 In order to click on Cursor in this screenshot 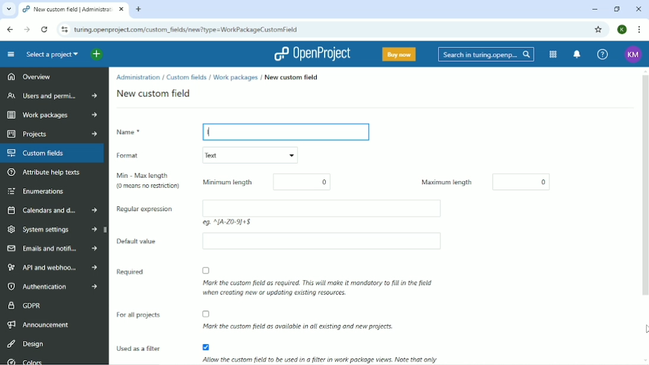, I will do `click(645, 329)`.